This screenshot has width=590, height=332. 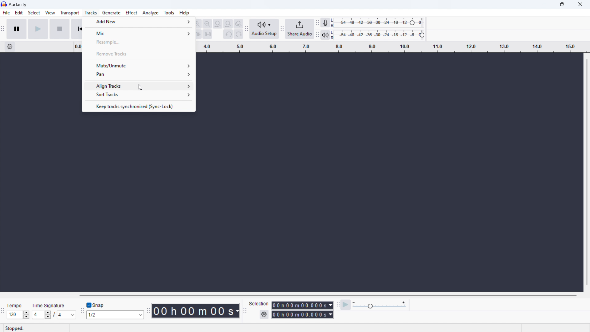 What do you see at coordinates (34, 12) in the screenshot?
I see `select` at bounding box center [34, 12].